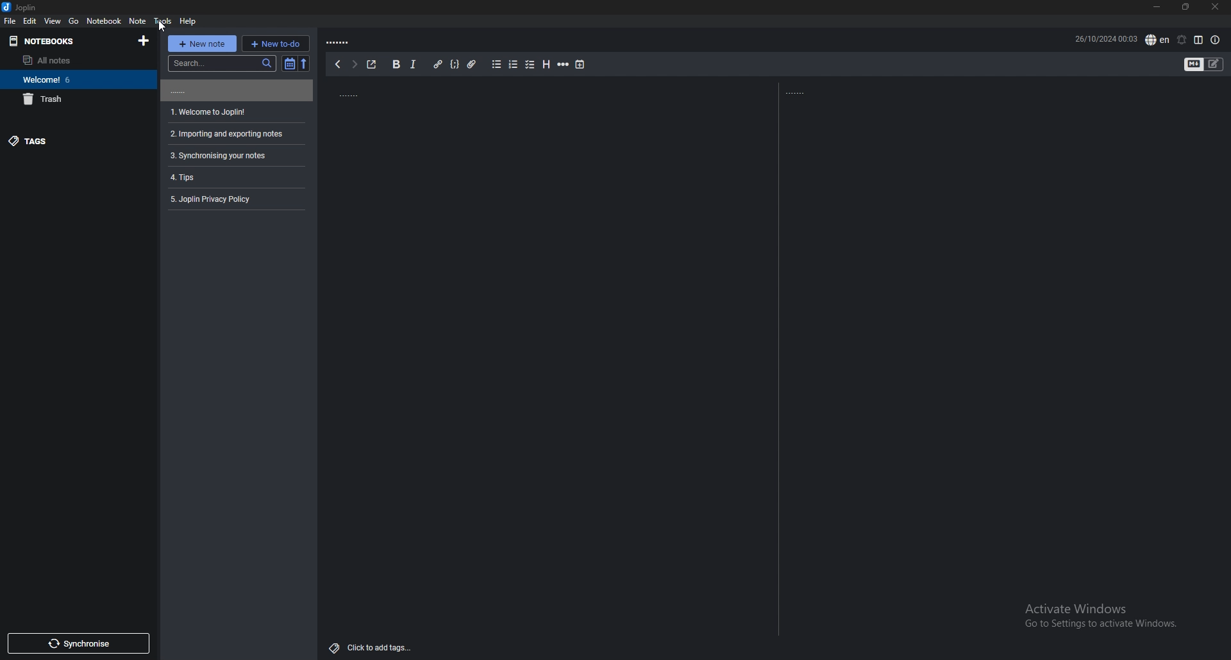  What do you see at coordinates (163, 28) in the screenshot?
I see `cursor` at bounding box center [163, 28].